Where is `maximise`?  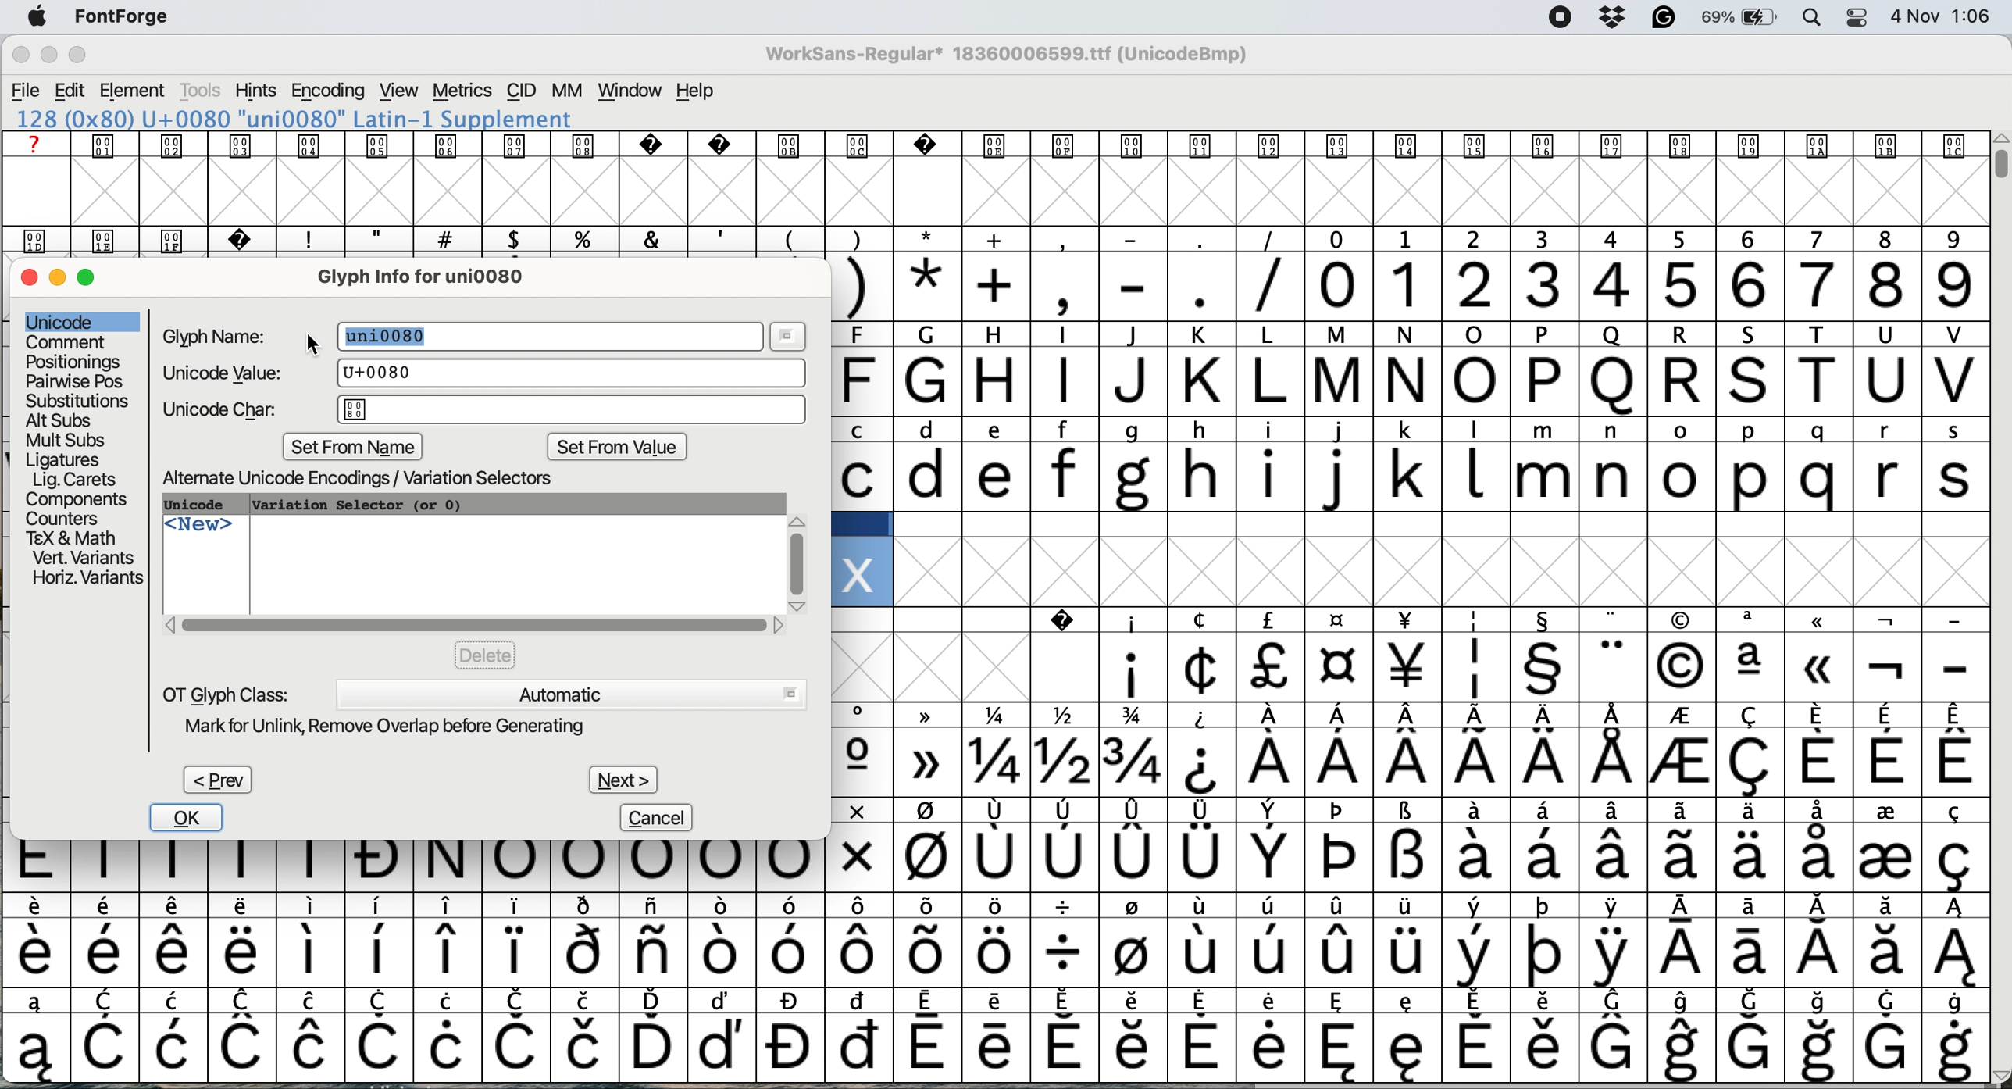 maximise is located at coordinates (87, 58).